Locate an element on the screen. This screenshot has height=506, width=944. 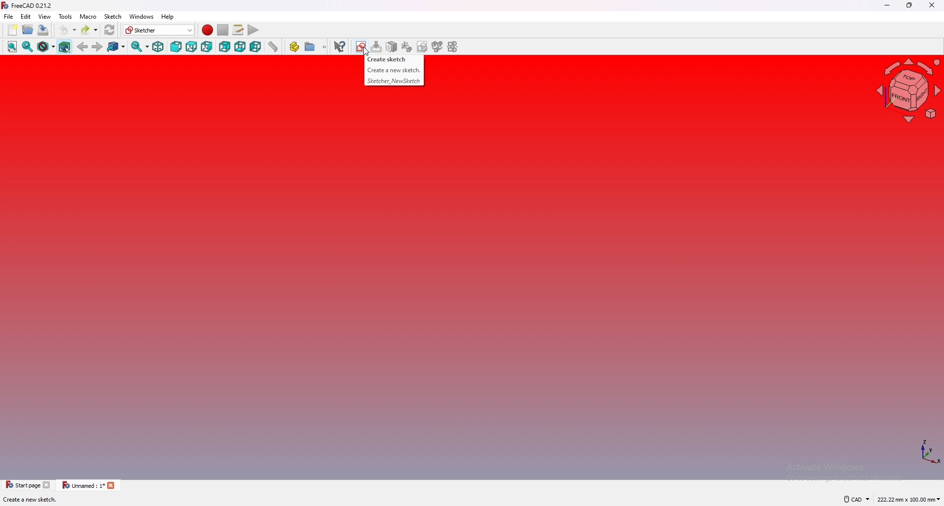
what's this is located at coordinates (340, 46).